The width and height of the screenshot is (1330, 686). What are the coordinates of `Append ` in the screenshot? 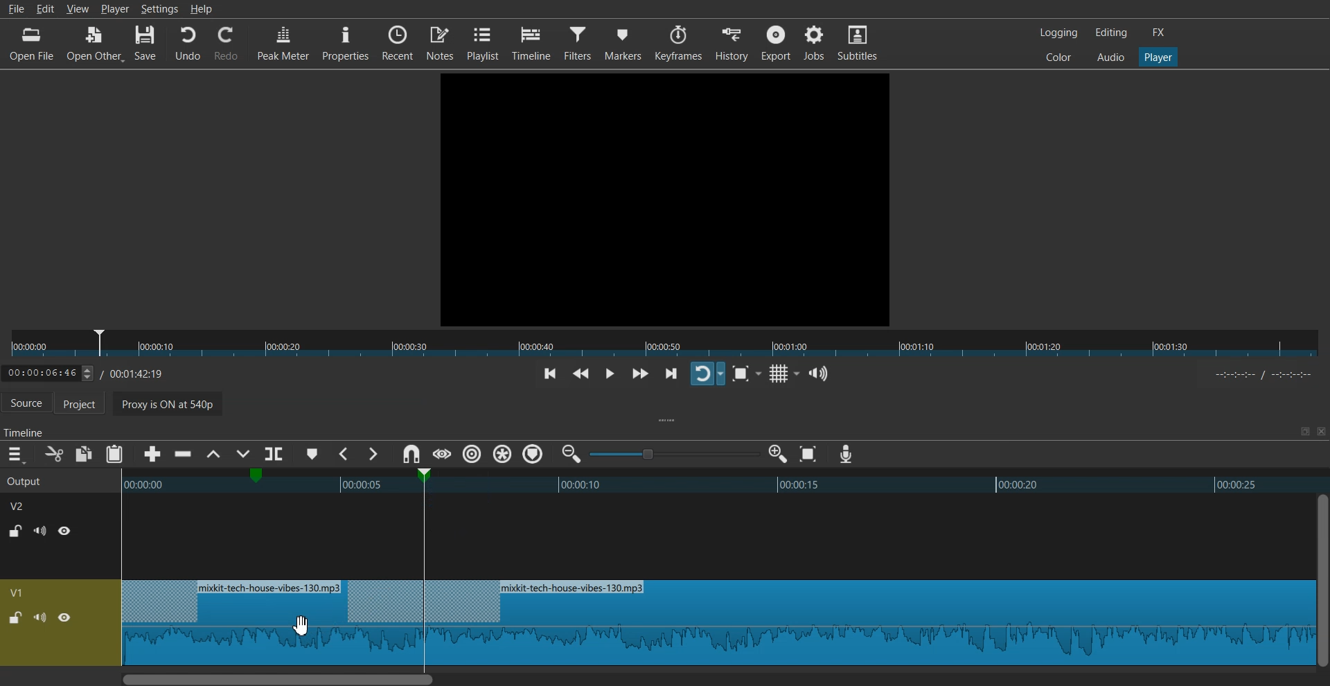 It's located at (153, 455).